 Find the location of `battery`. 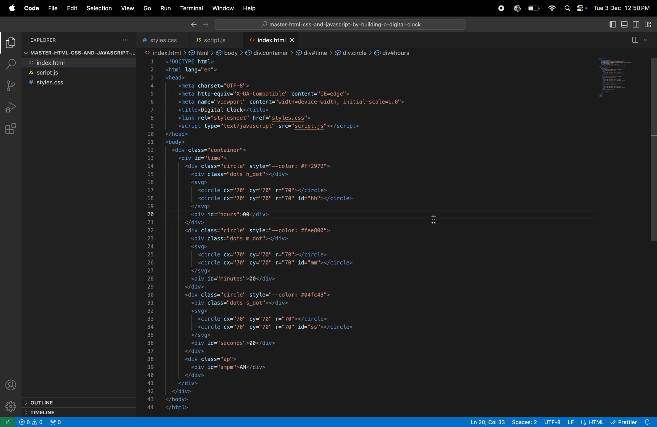

battery is located at coordinates (535, 8).